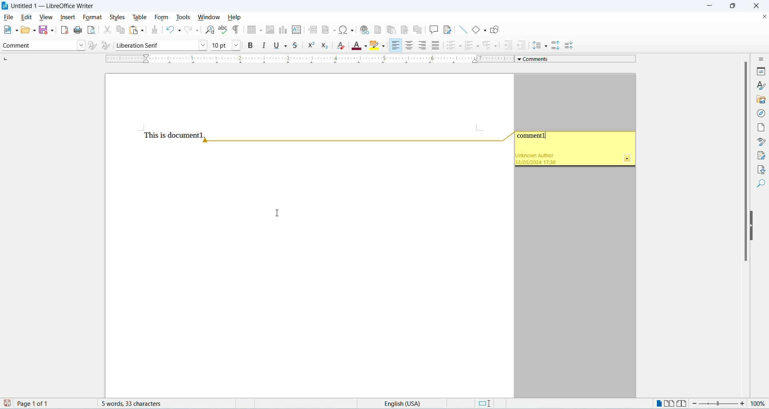 Image resolution: width=769 pixels, height=409 pixels. Describe the element at coordinates (270, 29) in the screenshot. I see `insert image` at that location.